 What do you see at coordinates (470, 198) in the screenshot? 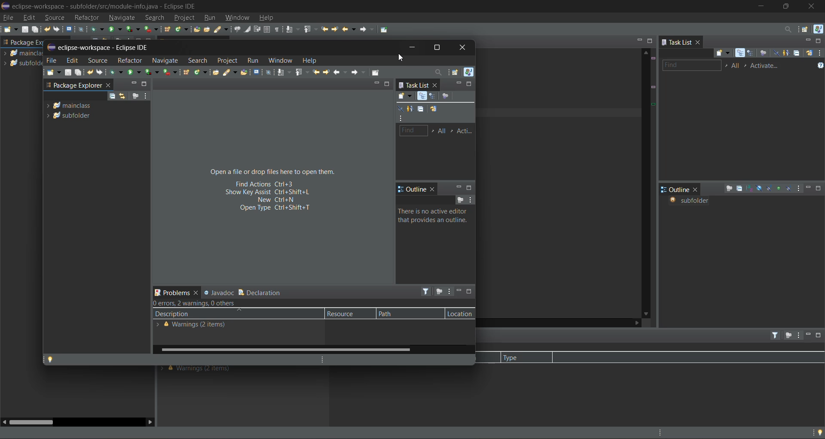
I see `view menu` at bounding box center [470, 198].